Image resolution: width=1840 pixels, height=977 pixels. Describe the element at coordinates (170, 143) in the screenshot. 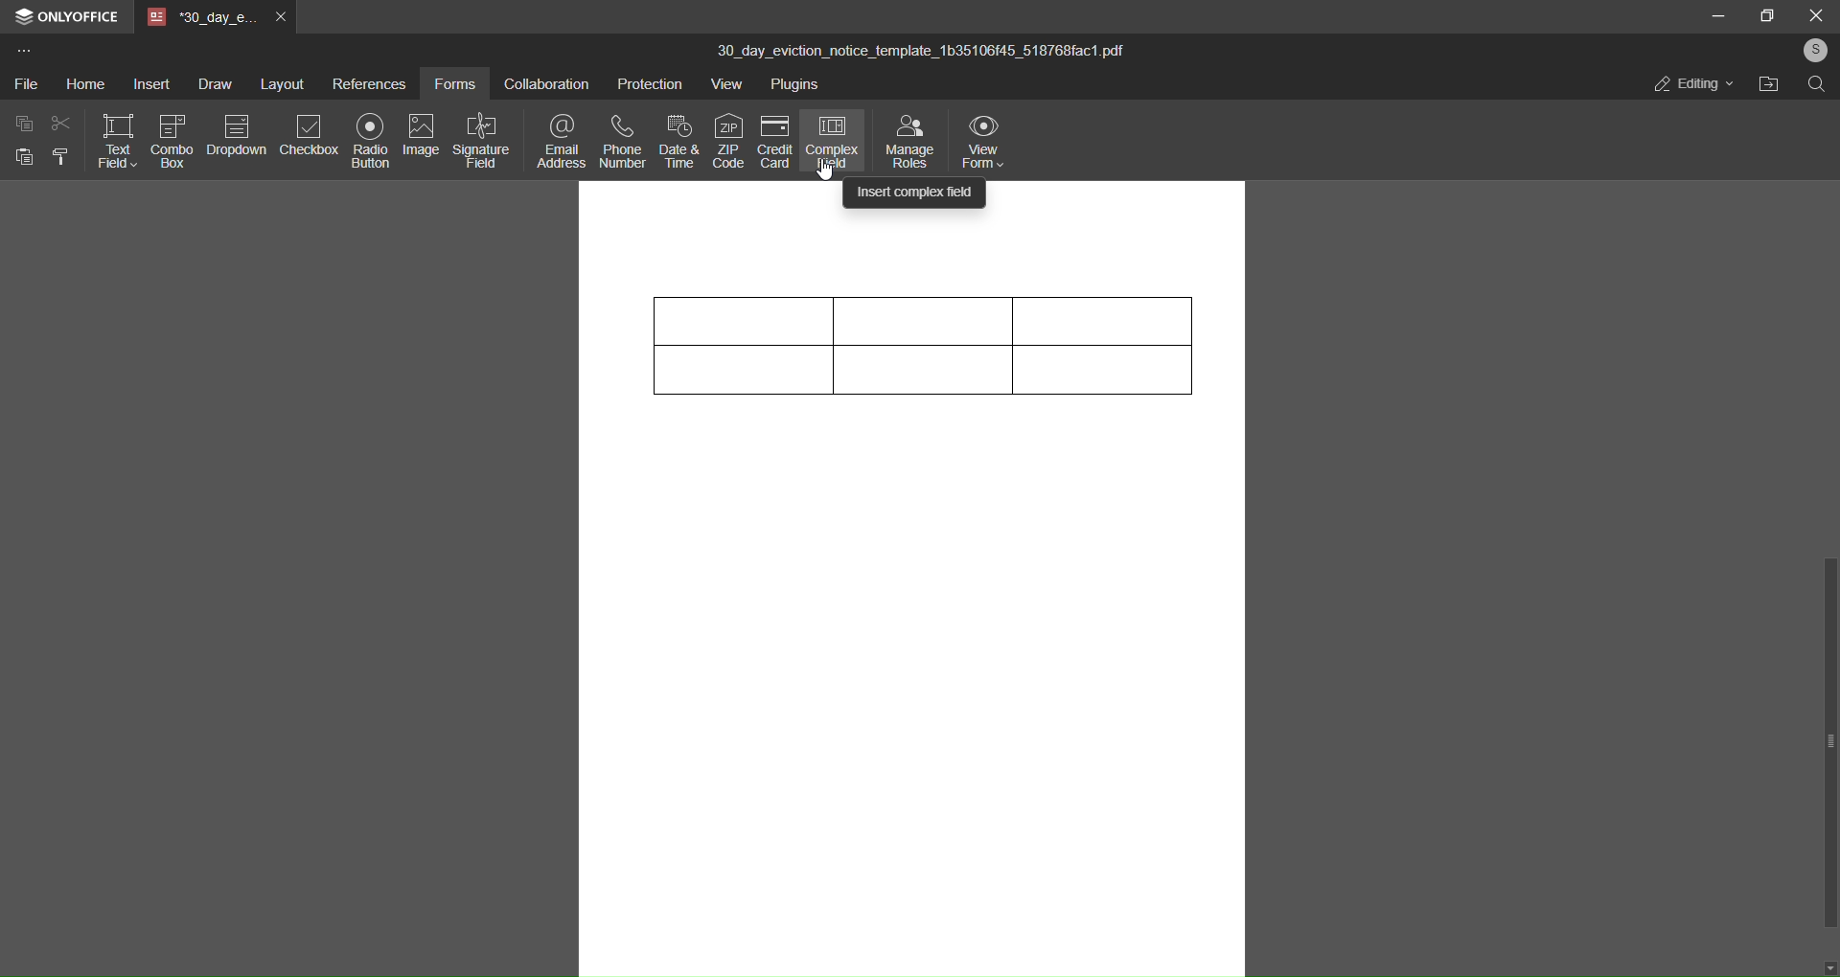

I see `combo box` at that location.